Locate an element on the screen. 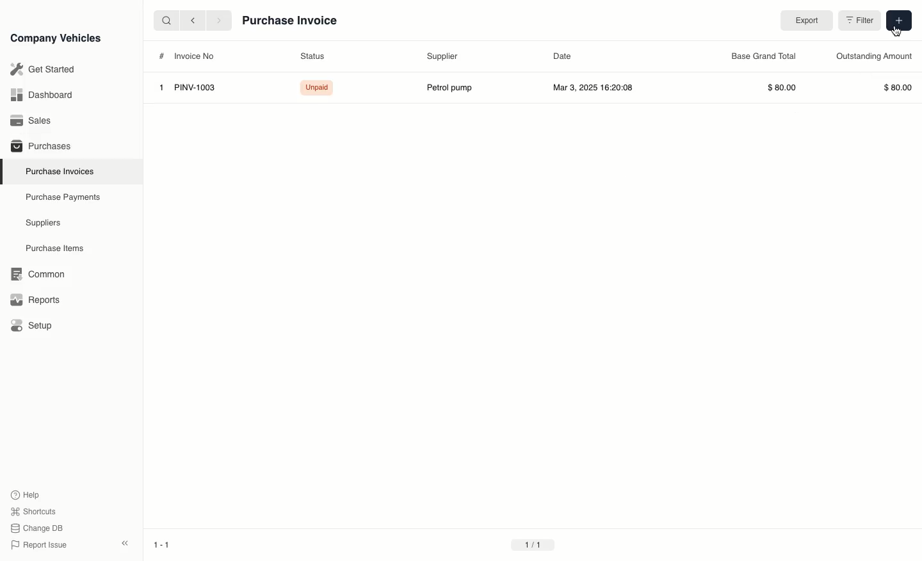  Common is located at coordinates (35, 274).